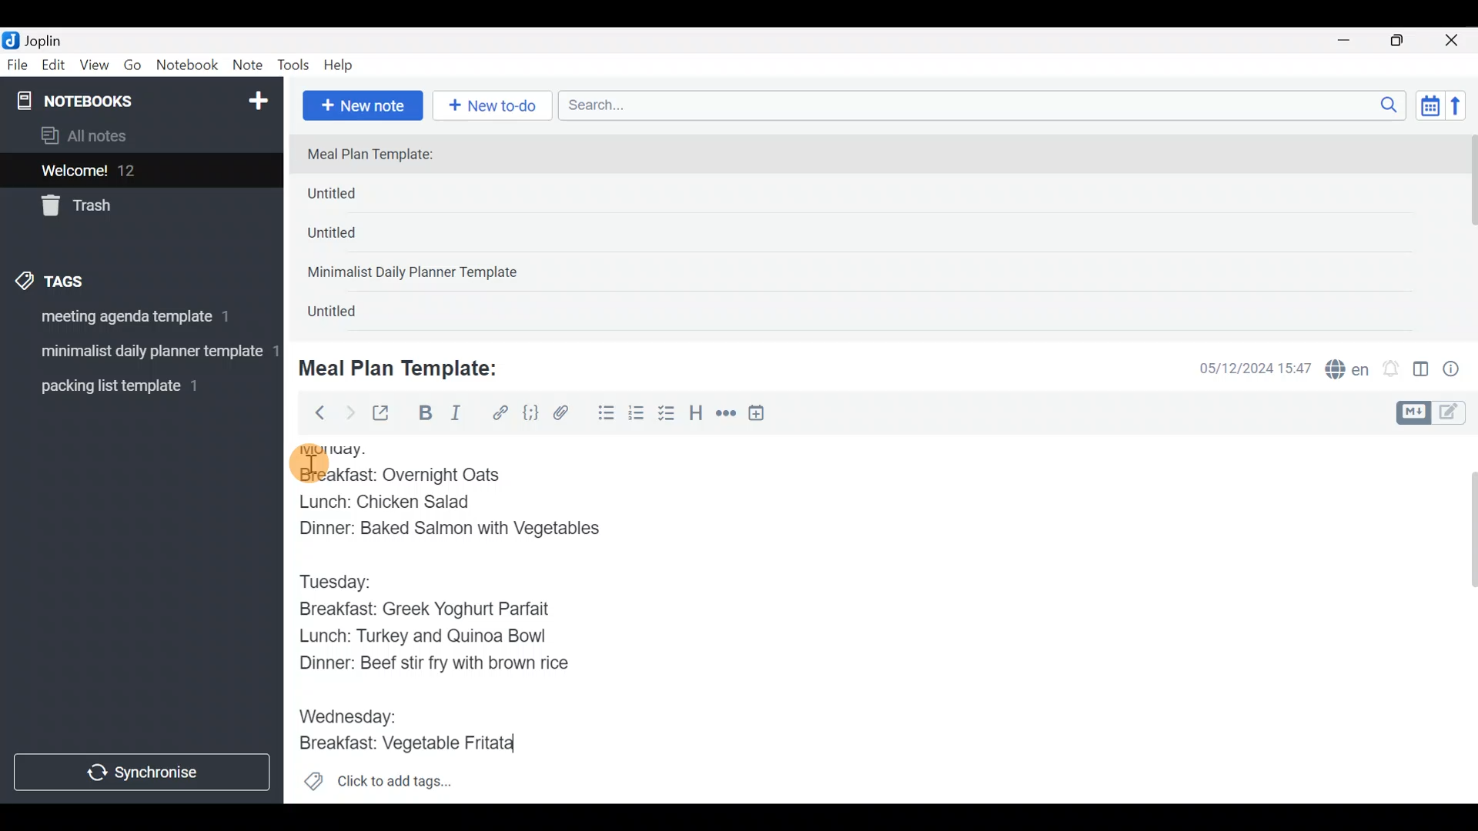 The height and width of the screenshot is (831, 1478). I want to click on scroll bar, so click(1468, 232).